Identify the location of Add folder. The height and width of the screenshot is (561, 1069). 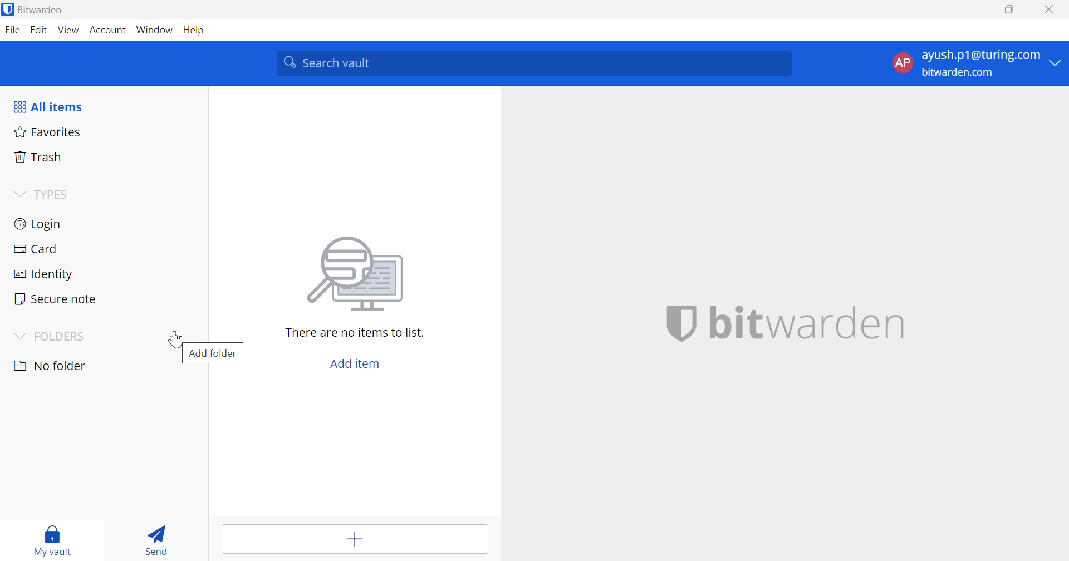
(213, 354).